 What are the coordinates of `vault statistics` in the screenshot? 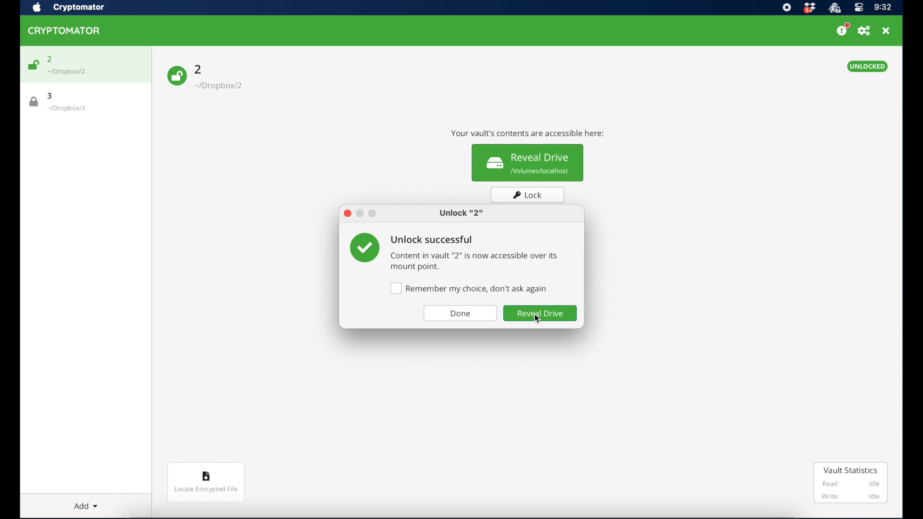 It's located at (851, 483).